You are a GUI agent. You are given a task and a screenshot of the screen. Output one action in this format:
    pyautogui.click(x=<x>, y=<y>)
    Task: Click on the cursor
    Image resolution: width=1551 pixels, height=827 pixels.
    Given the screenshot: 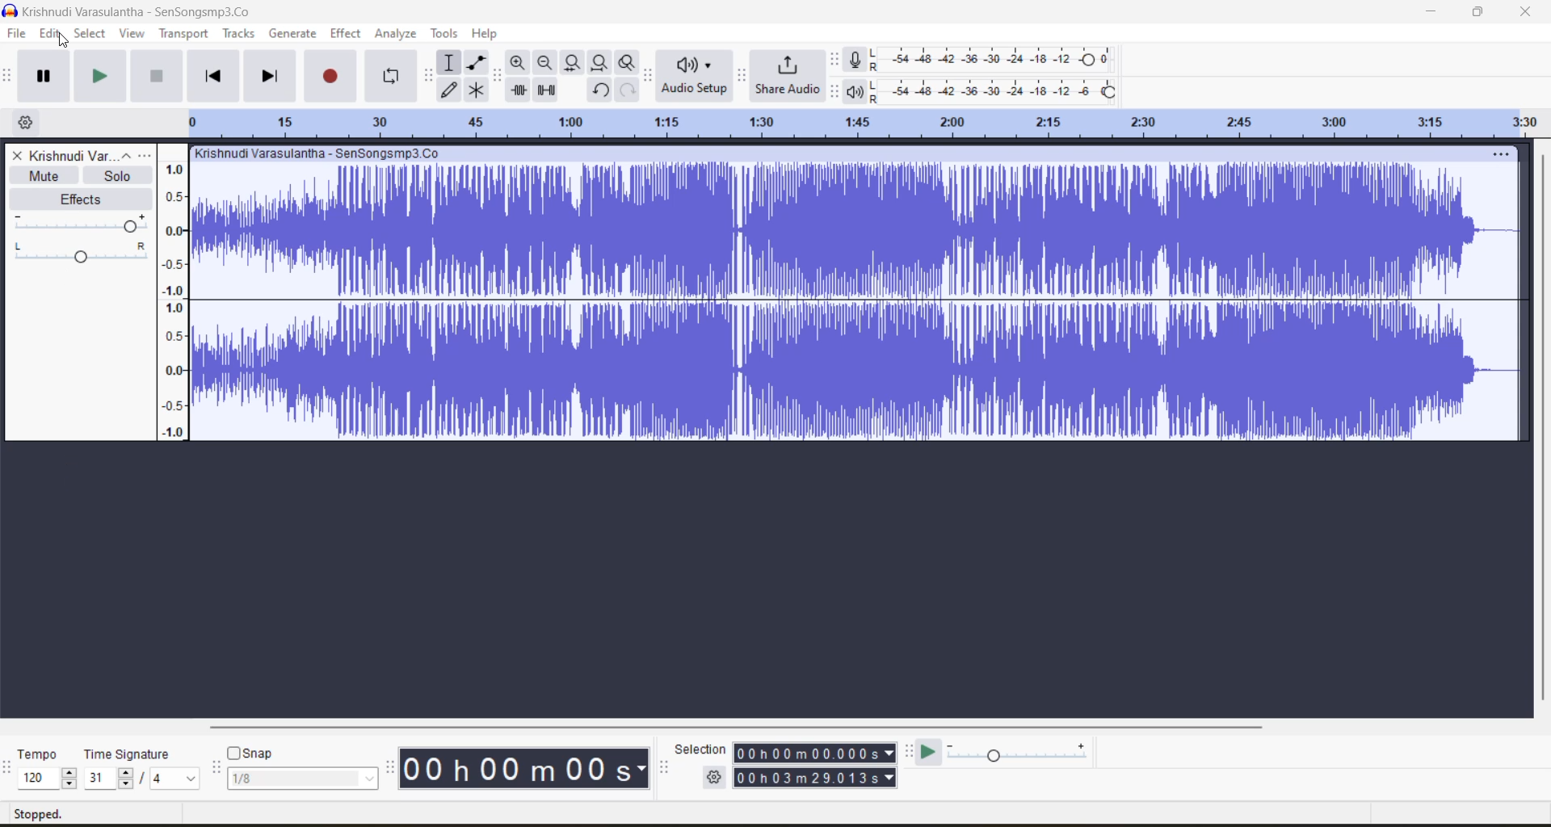 What is the action you would take?
    pyautogui.click(x=61, y=40)
    